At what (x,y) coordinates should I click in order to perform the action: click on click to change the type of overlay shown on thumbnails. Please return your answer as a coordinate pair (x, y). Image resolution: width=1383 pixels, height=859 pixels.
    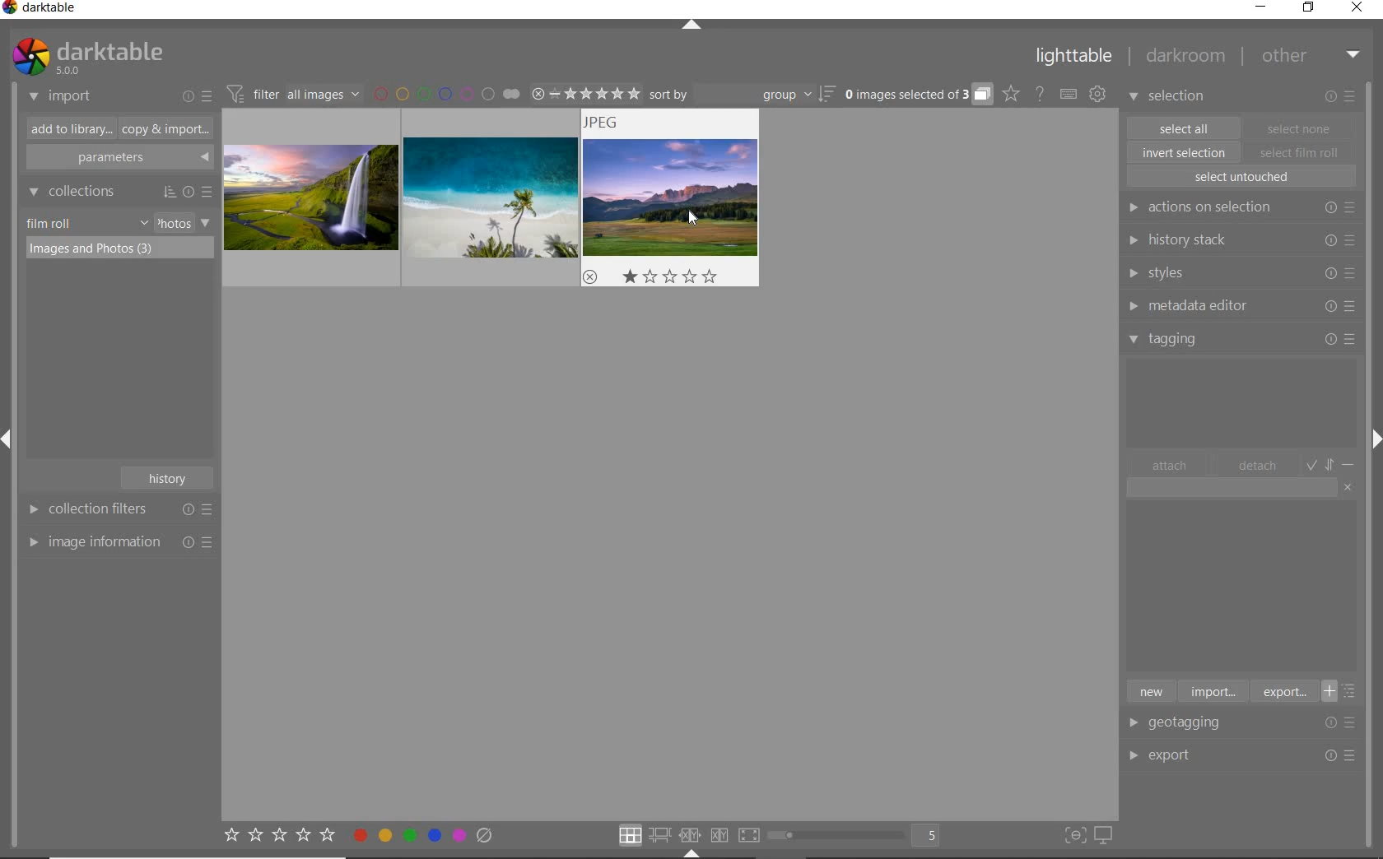
    Looking at the image, I should click on (1012, 94).